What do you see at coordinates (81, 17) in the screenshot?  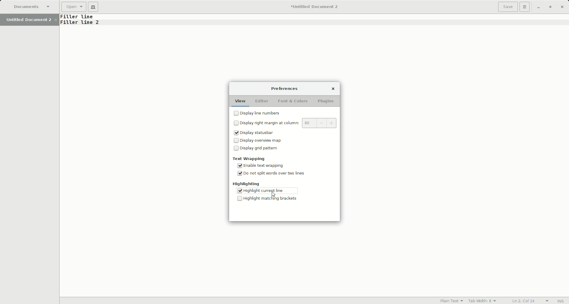 I see `Text line 1` at bounding box center [81, 17].